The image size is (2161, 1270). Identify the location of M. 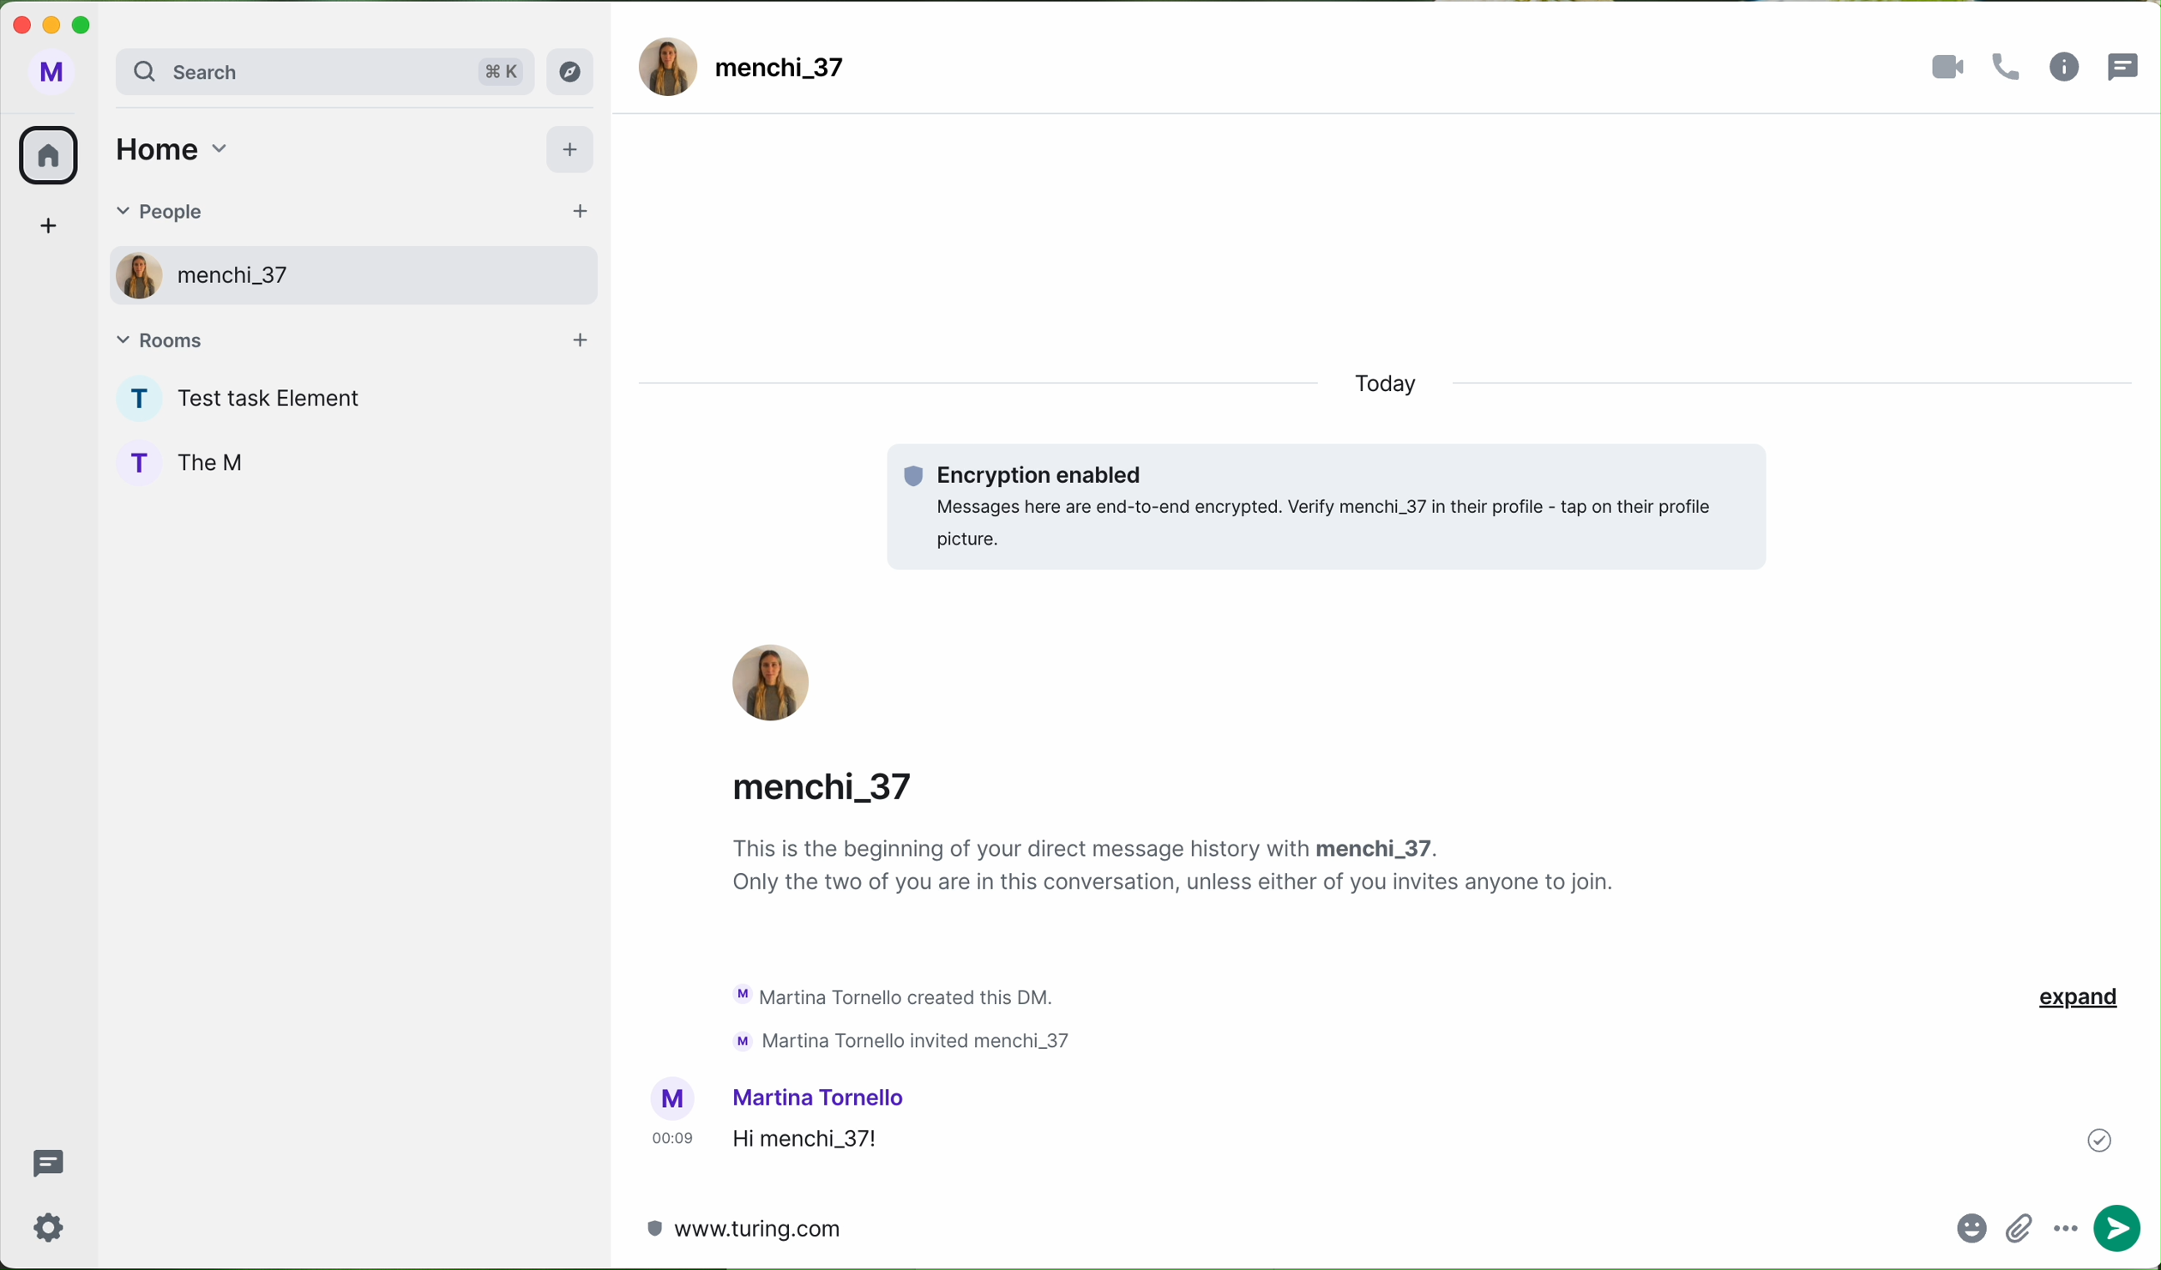
(51, 75).